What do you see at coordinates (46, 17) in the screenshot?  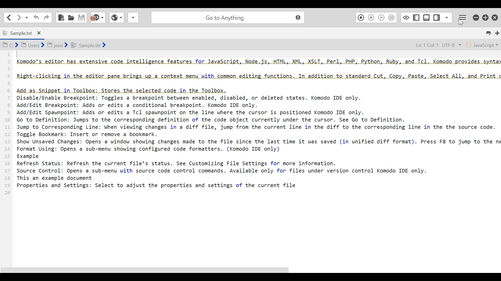 I see `Redo` at bounding box center [46, 17].